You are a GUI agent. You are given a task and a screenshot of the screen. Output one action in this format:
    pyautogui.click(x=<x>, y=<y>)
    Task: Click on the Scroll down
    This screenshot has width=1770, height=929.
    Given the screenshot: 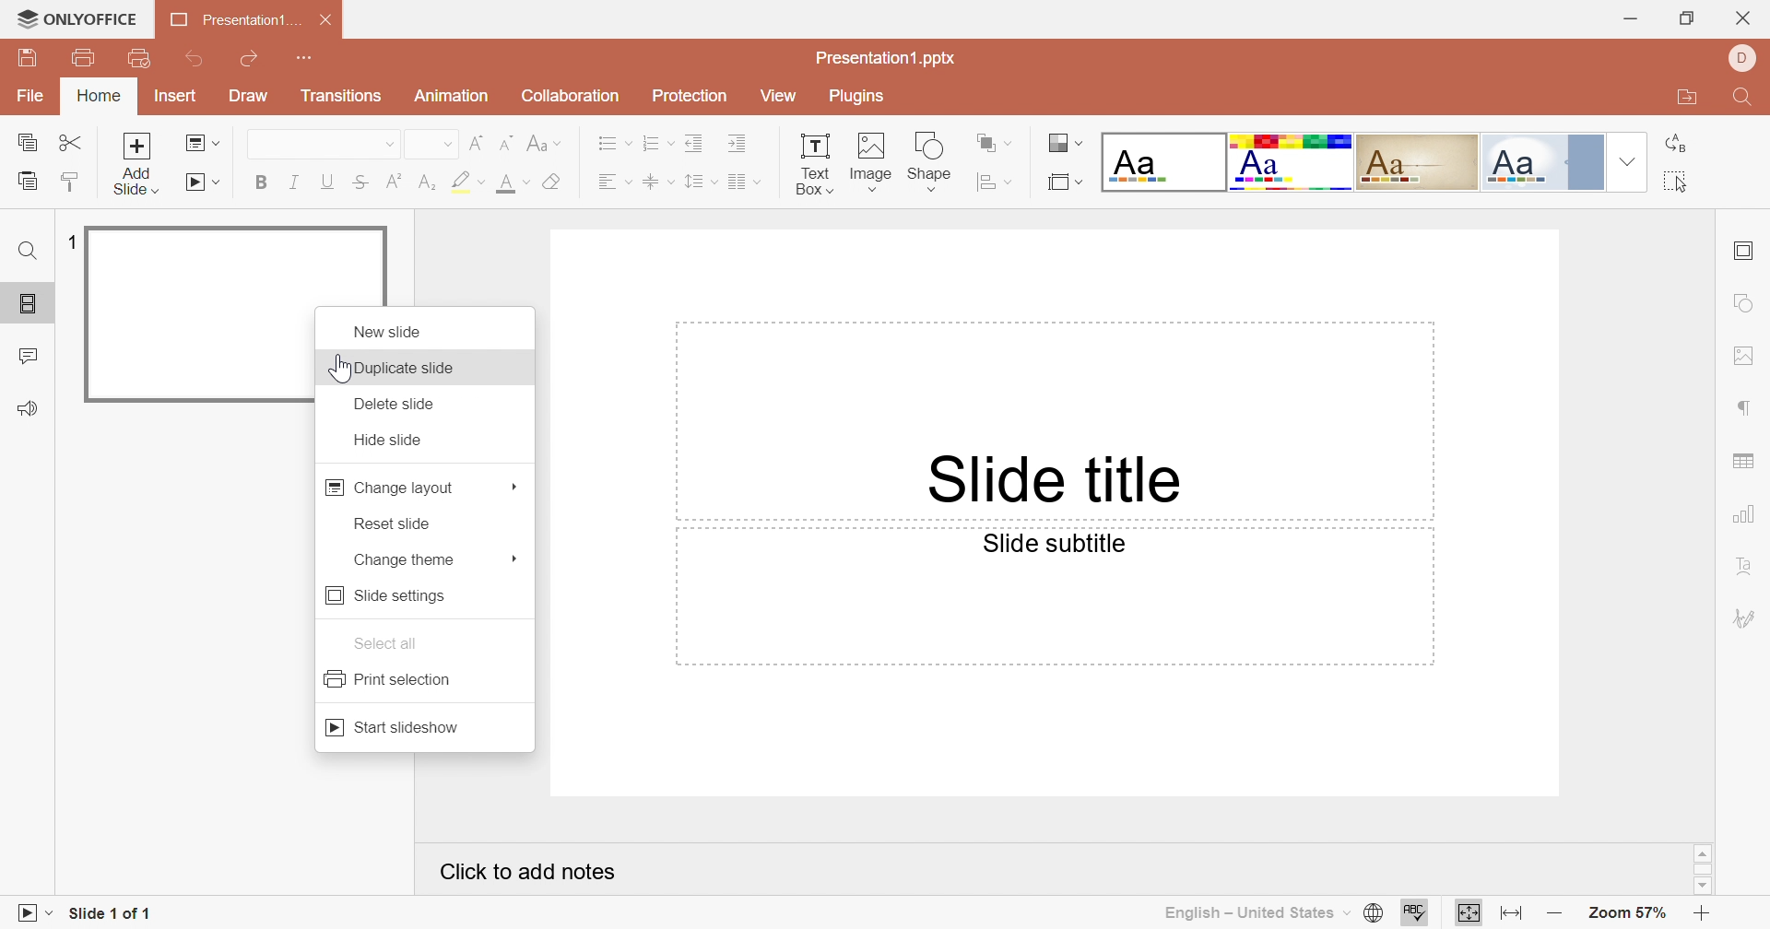 What is the action you would take?
    pyautogui.click(x=1702, y=885)
    